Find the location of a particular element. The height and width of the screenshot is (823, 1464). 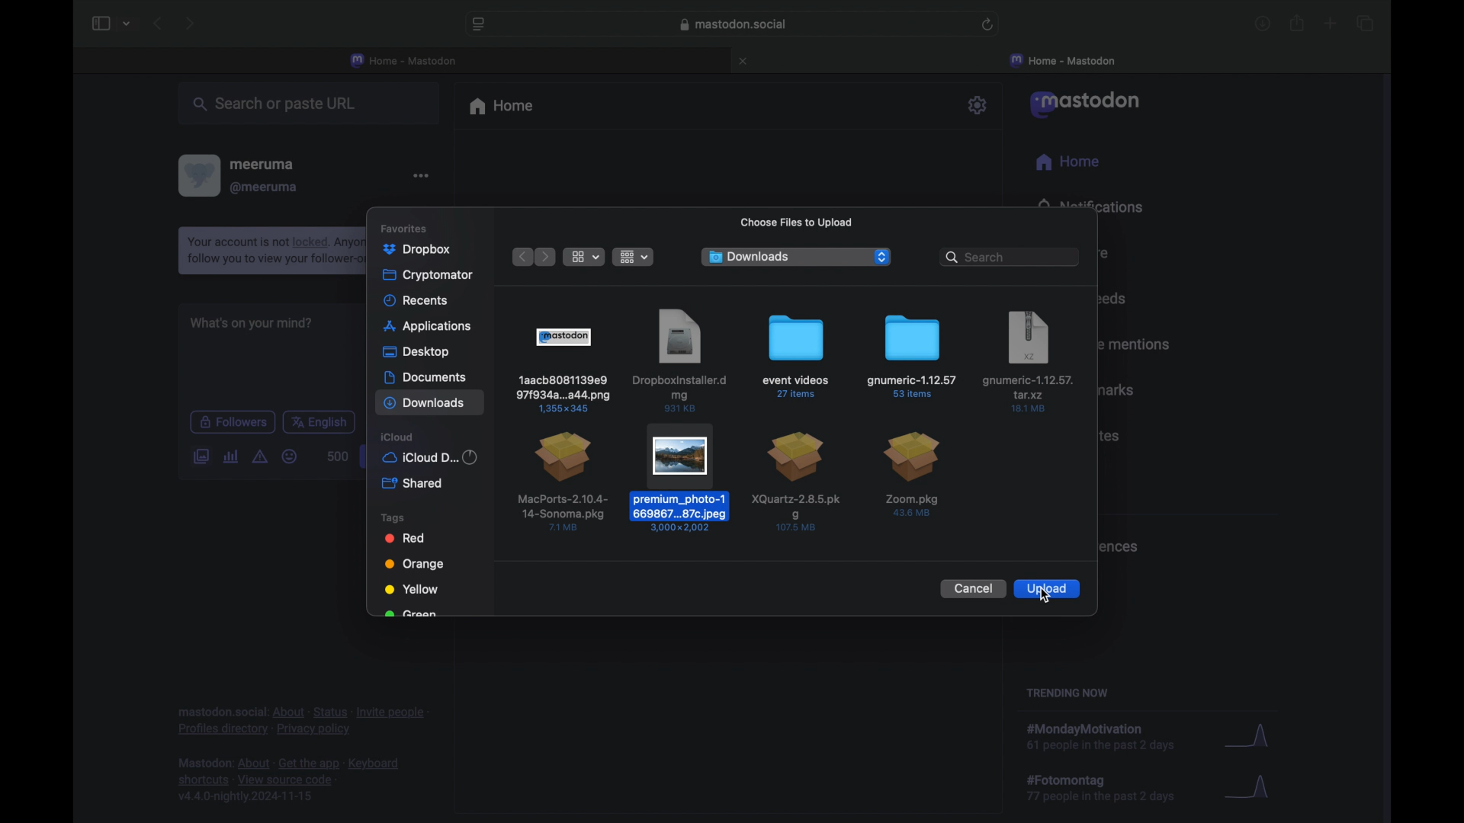

emoji is located at coordinates (290, 457).